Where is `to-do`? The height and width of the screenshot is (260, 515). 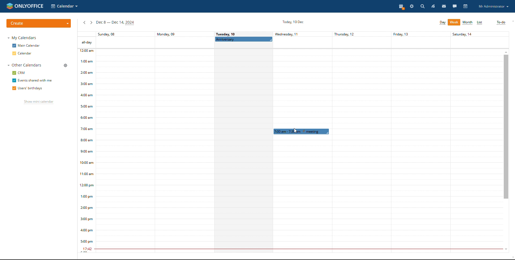 to-do is located at coordinates (501, 23).